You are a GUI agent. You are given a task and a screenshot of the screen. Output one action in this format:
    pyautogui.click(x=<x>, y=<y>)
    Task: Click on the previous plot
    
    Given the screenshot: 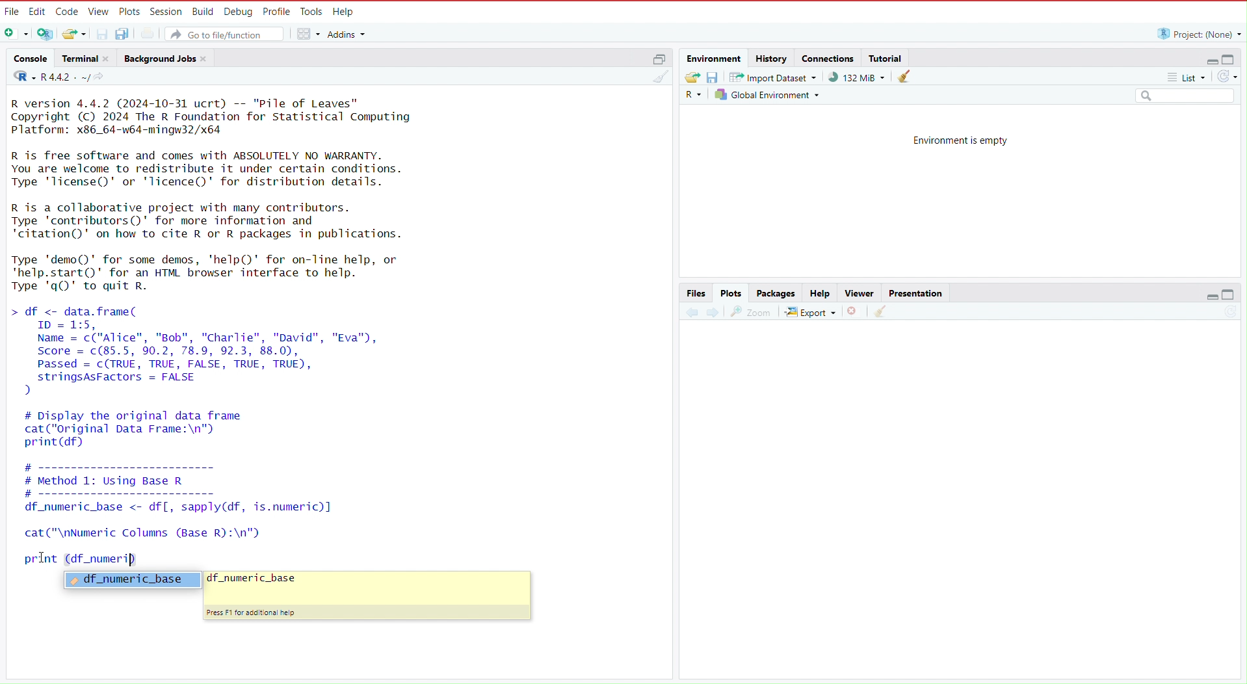 What is the action you would take?
    pyautogui.click(x=686, y=313)
    